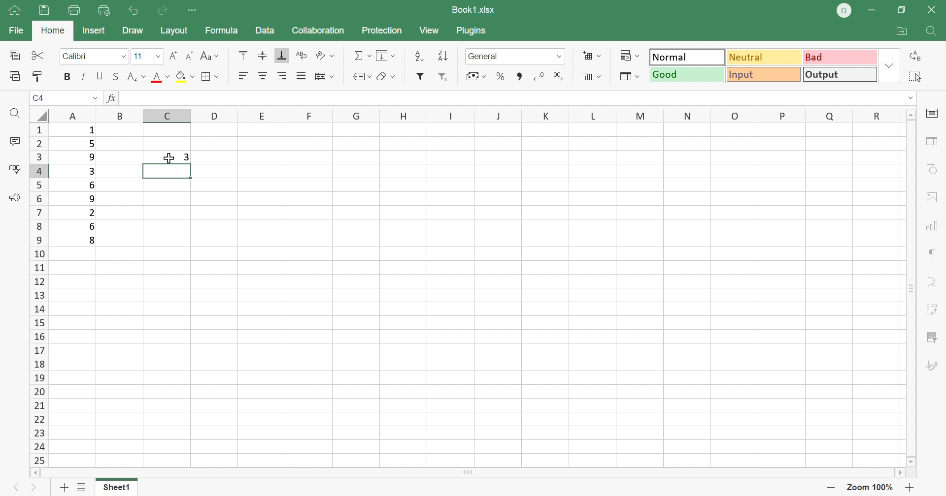  Describe the element at coordinates (500, 76) in the screenshot. I see `Percent style` at that location.